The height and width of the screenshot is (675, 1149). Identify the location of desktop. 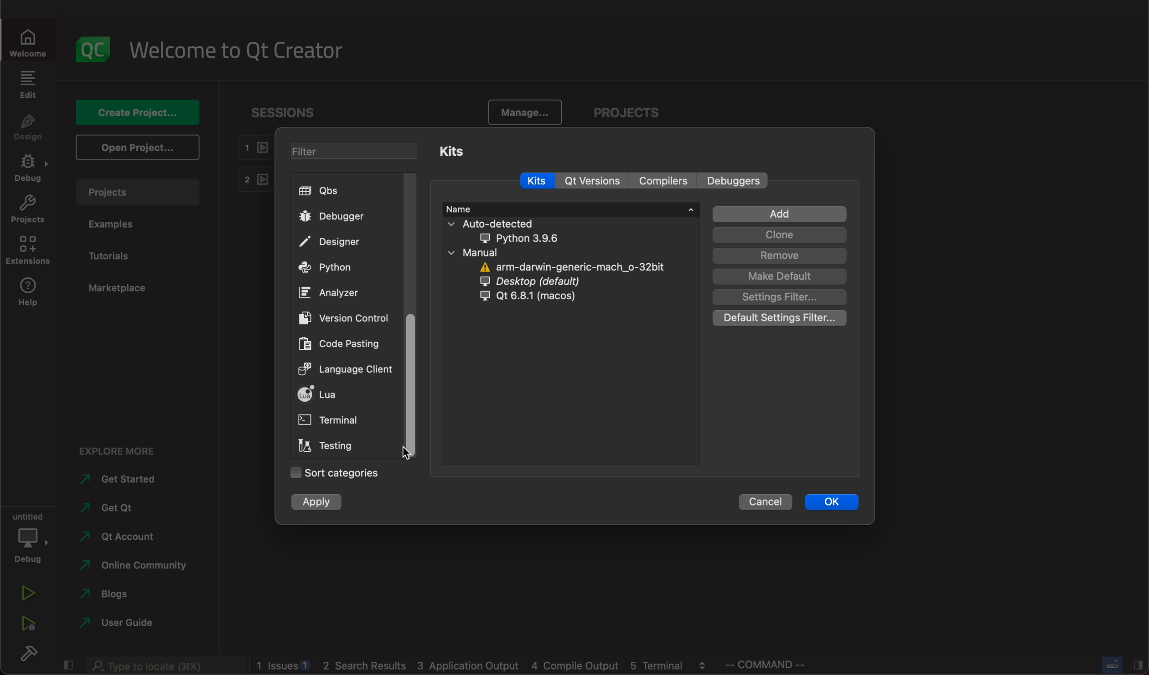
(549, 282).